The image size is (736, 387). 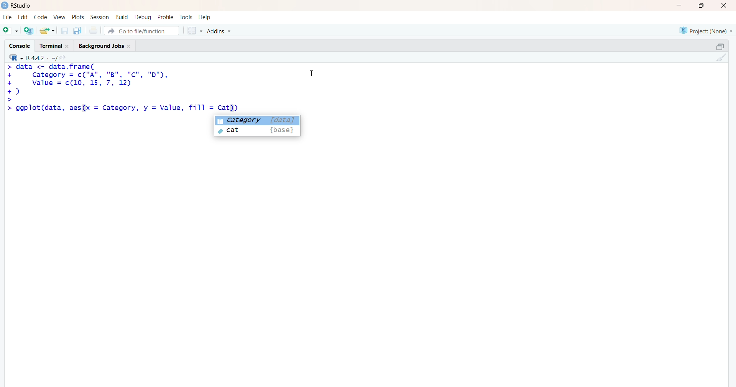 I want to click on maximize, so click(x=704, y=5).